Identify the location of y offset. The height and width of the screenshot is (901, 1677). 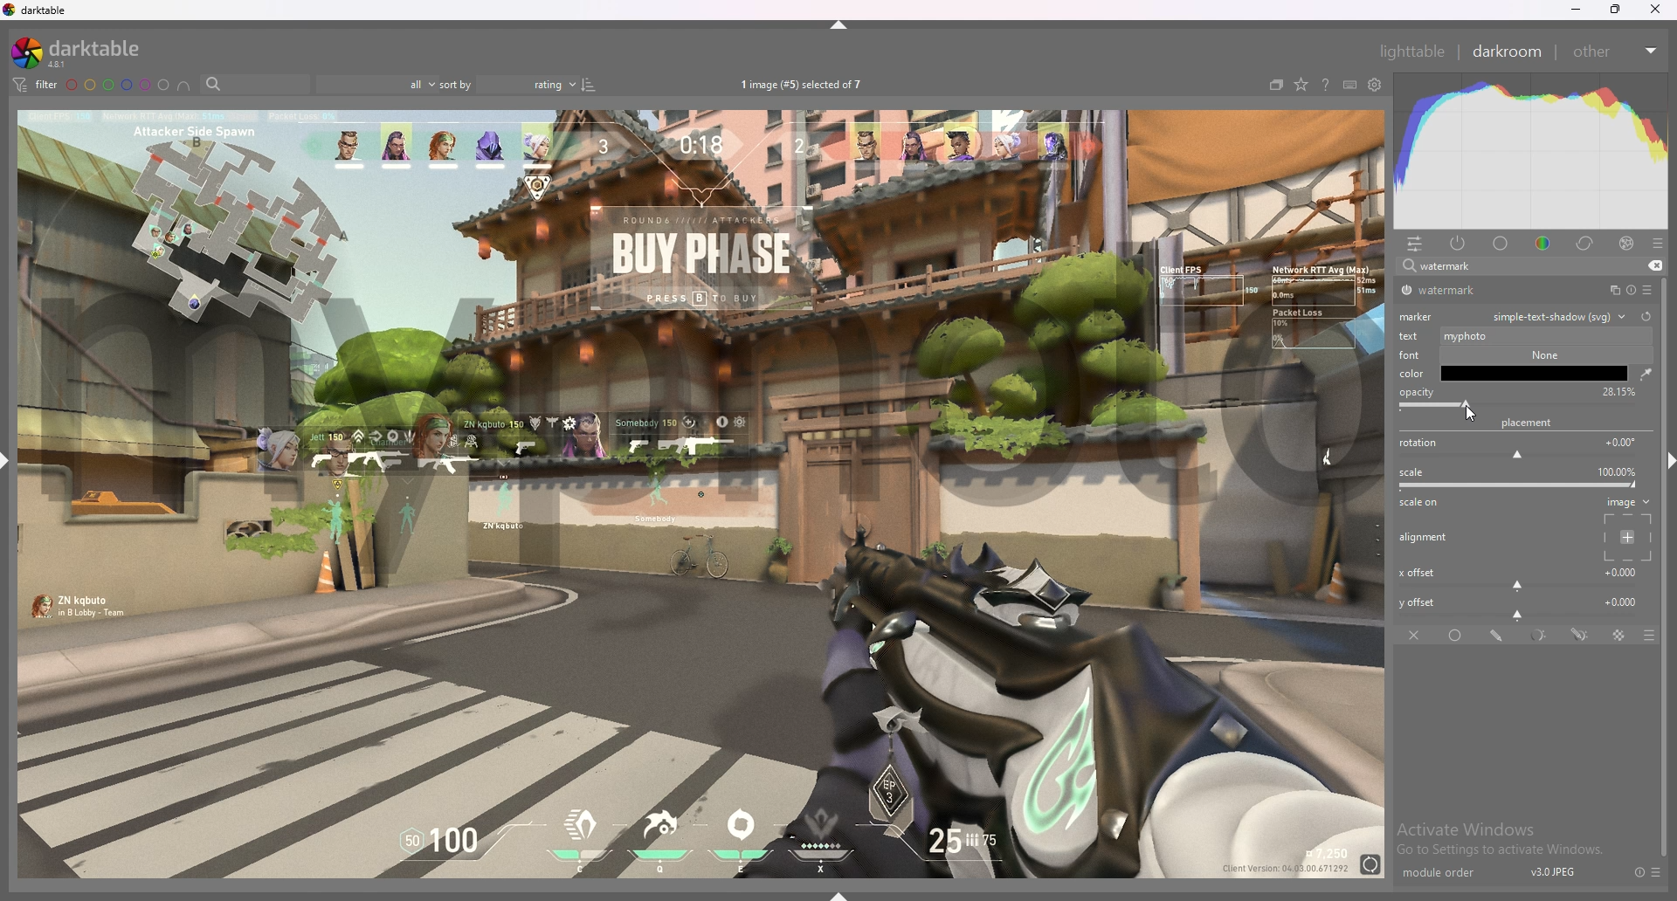
(1521, 606).